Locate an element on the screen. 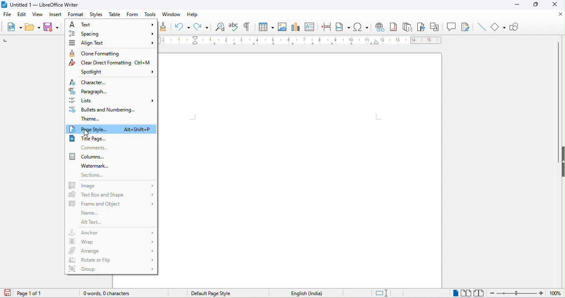 This screenshot has height=298, width=565. clone formatting is located at coordinates (164, 26).